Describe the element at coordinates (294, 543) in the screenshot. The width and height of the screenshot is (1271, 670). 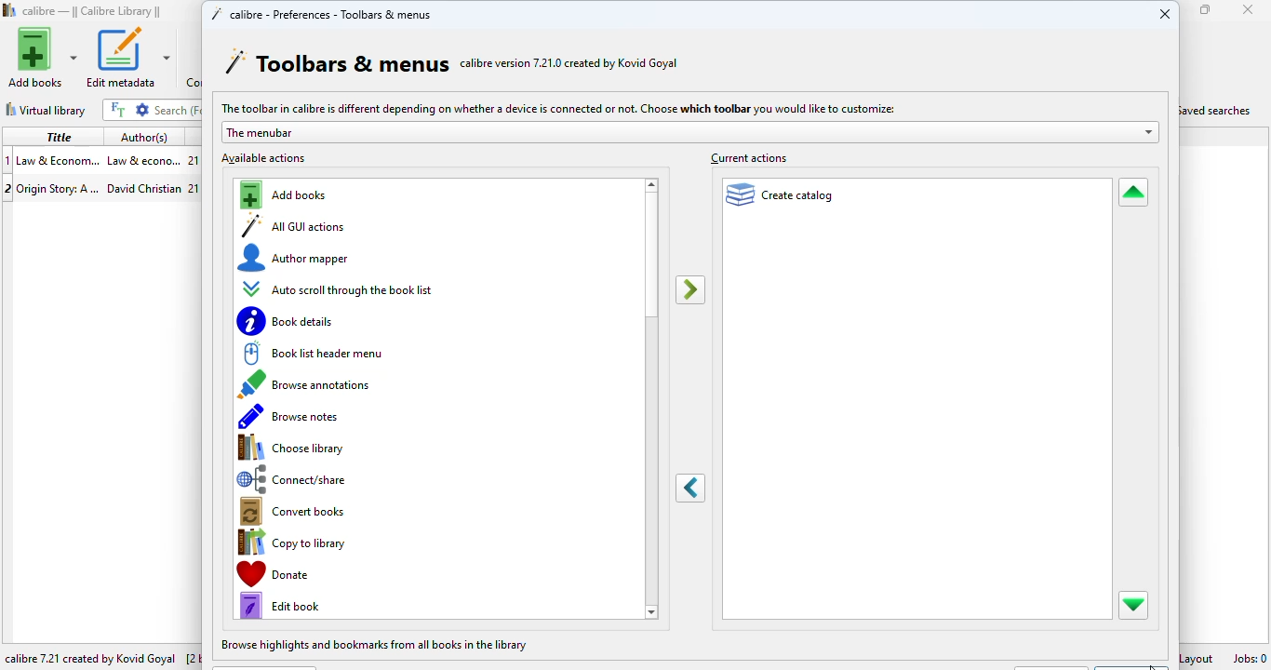
I see `copy to library` at that location.